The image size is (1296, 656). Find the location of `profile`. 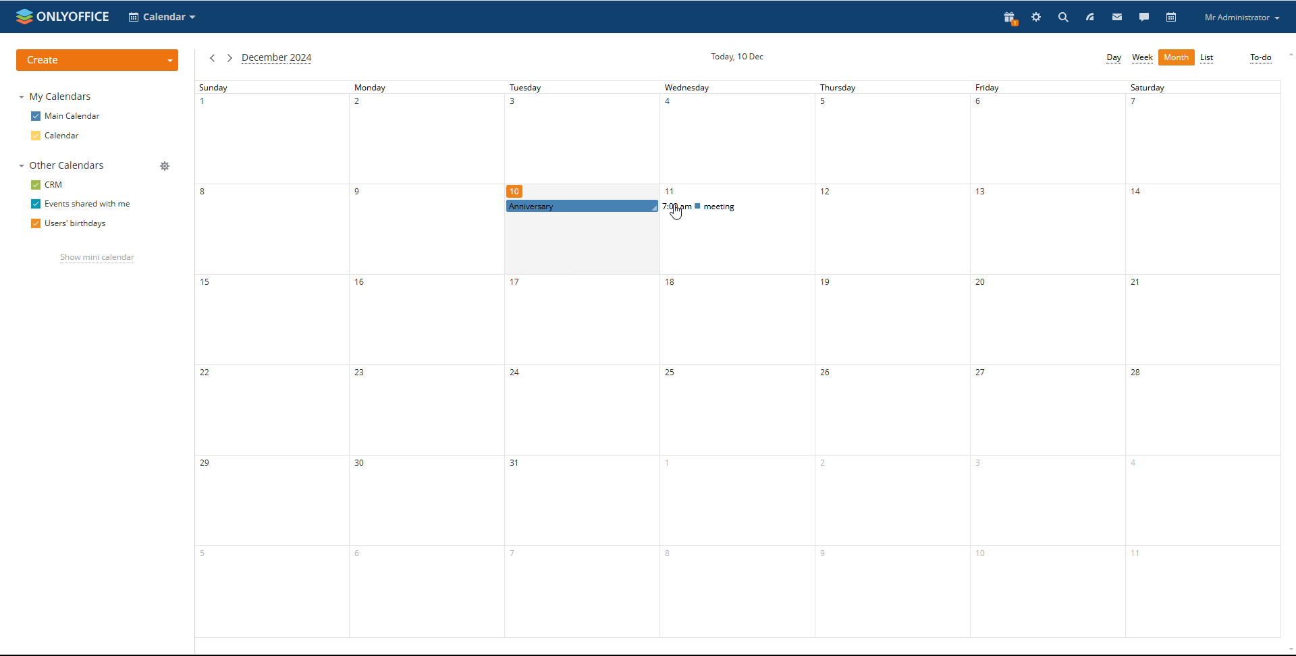

profile is located at coordinates (1241, 18).